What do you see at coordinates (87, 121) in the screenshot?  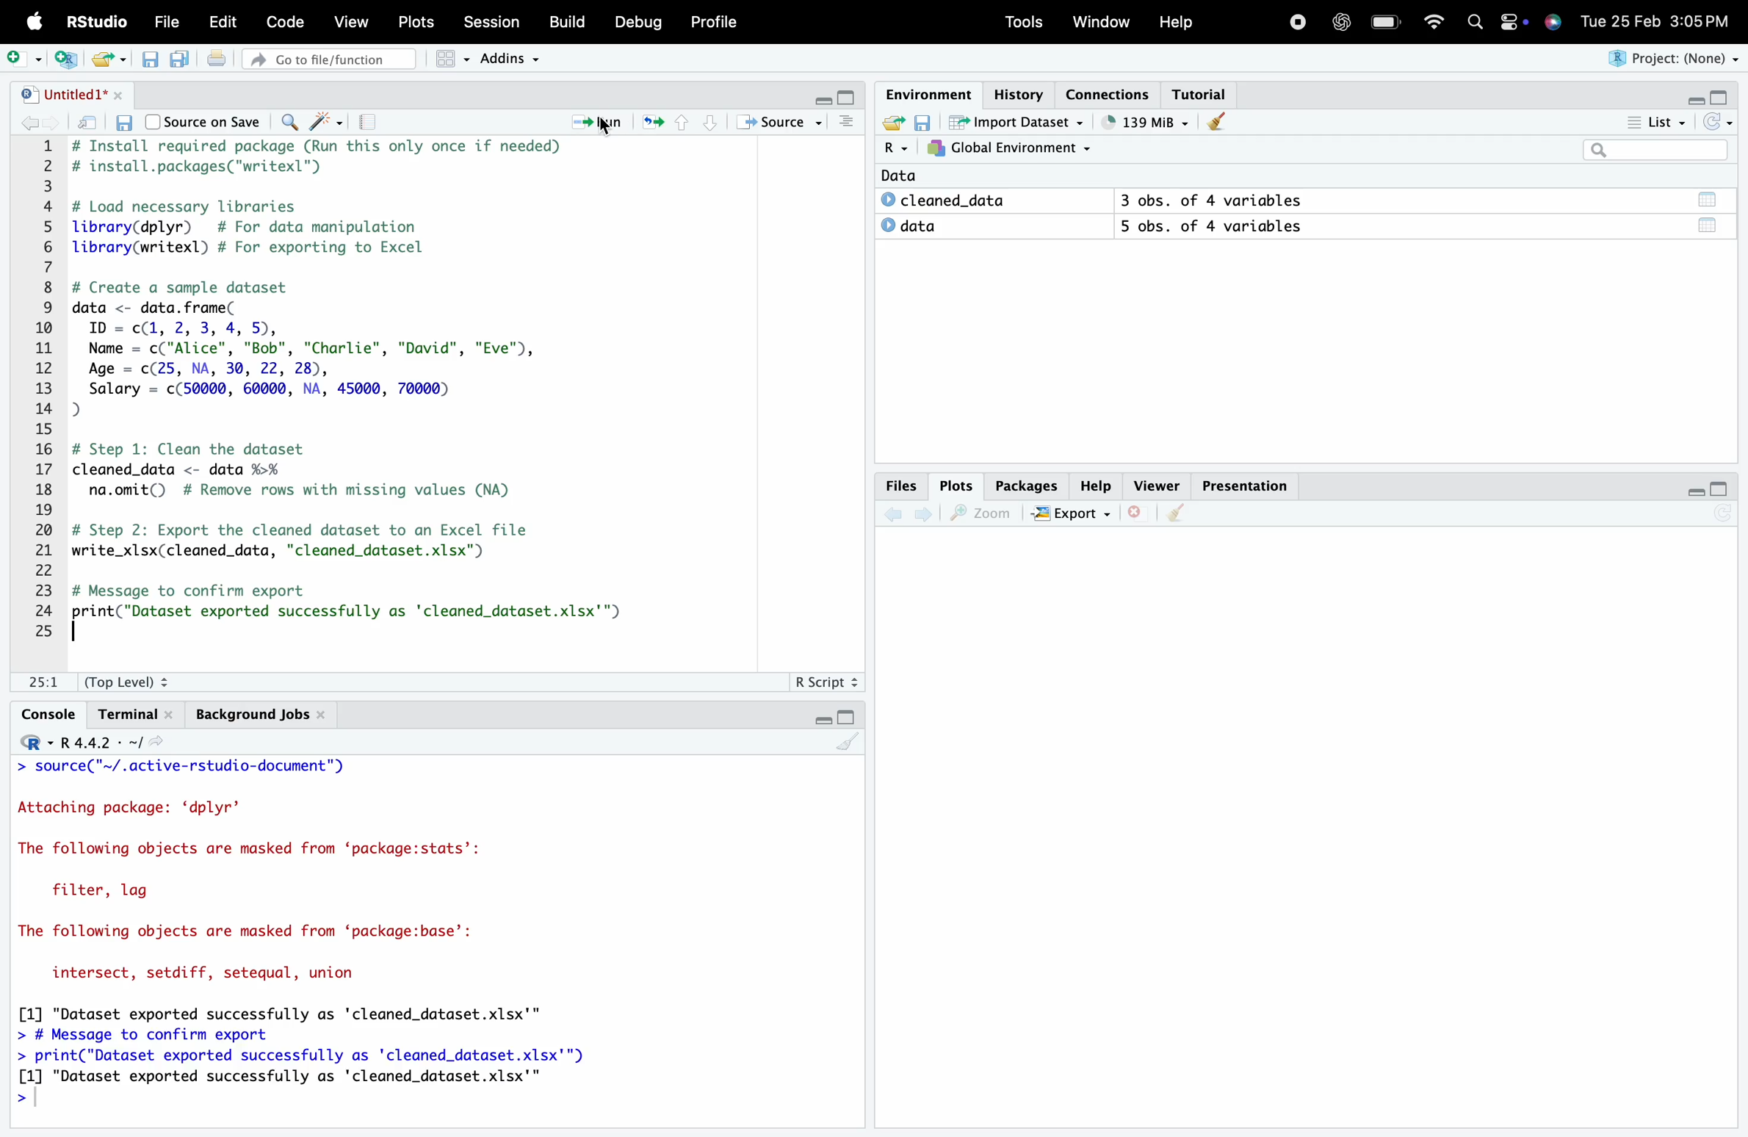 I see `Show in new window` at bounding box center [87, 121].